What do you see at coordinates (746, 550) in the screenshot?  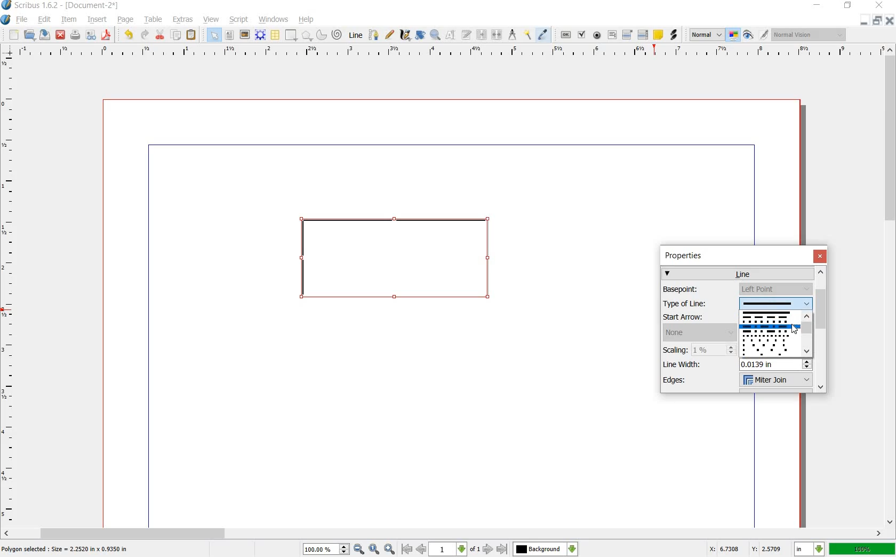 I see `X: 6.7308 Y: 2.5709` at bounding box center [746, 550].